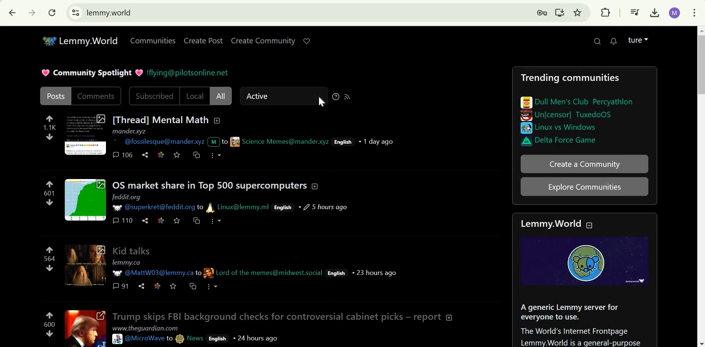 The height and width of the screenshot is (347, 705). What do you see at coordinates (195, 220) in the screenshot?
I see `cross-post` at bounding box center [195, 220].